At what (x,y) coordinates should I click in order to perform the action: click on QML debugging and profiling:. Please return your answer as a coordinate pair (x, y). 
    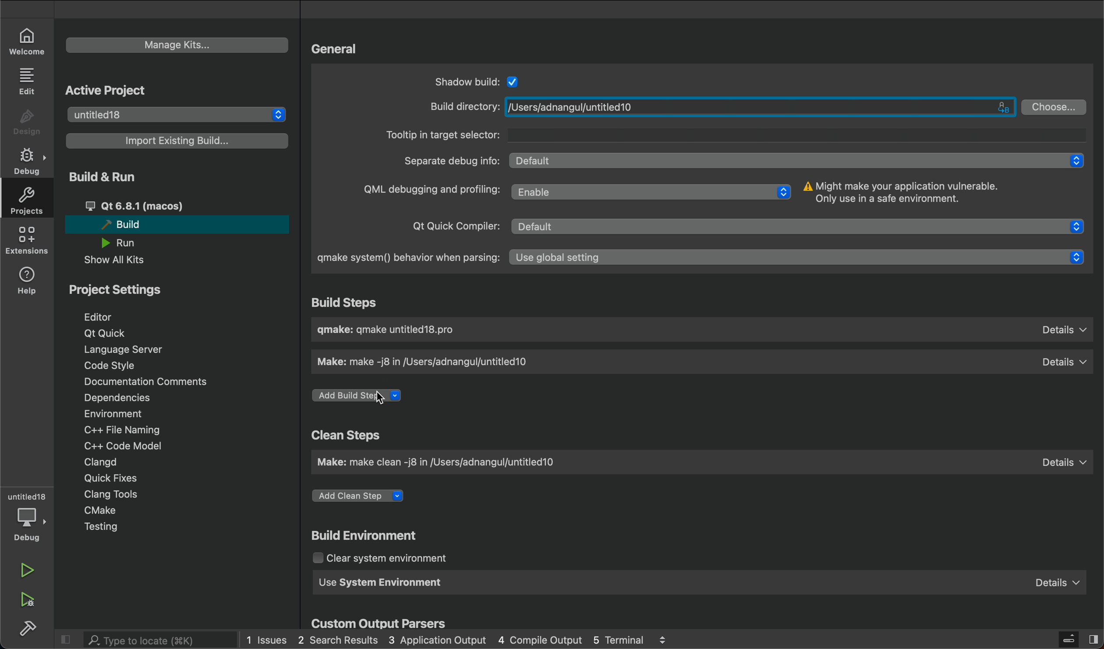
    Looking at the image, I should click on (429, 190).